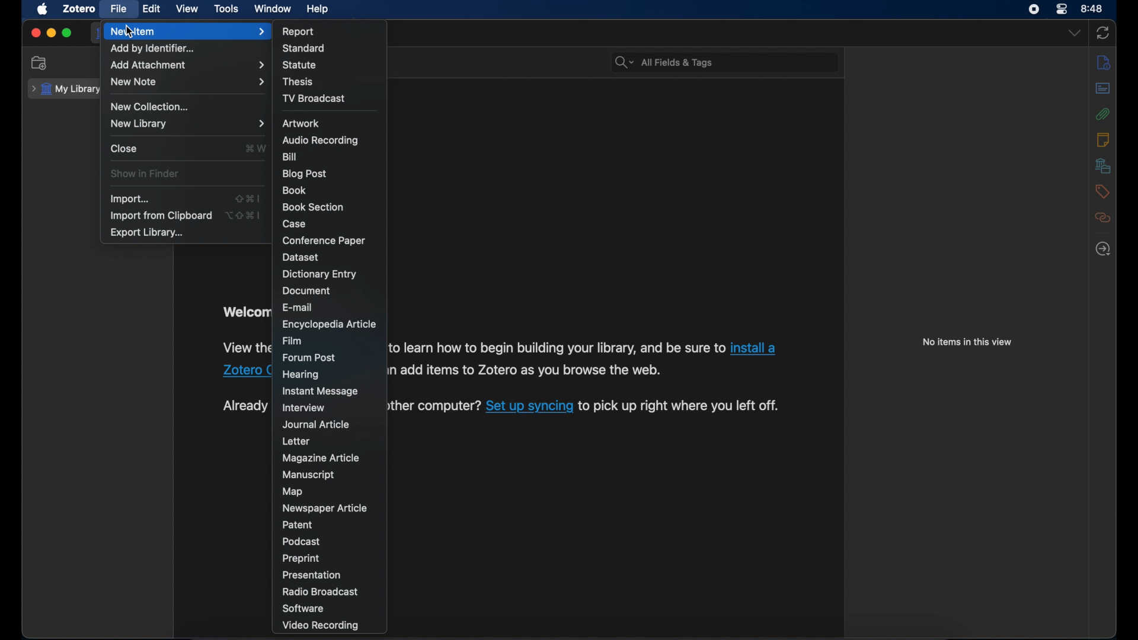 The width and height of the screenshot is (1138, 640). I want to click on conference paper, so click(324, 241).